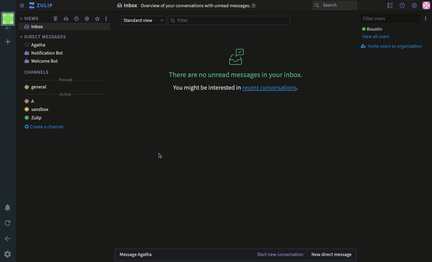  What do you see at coordinates (98, 19) in the screenshot?
I see `Favorite` at bounding box center [98, 19].